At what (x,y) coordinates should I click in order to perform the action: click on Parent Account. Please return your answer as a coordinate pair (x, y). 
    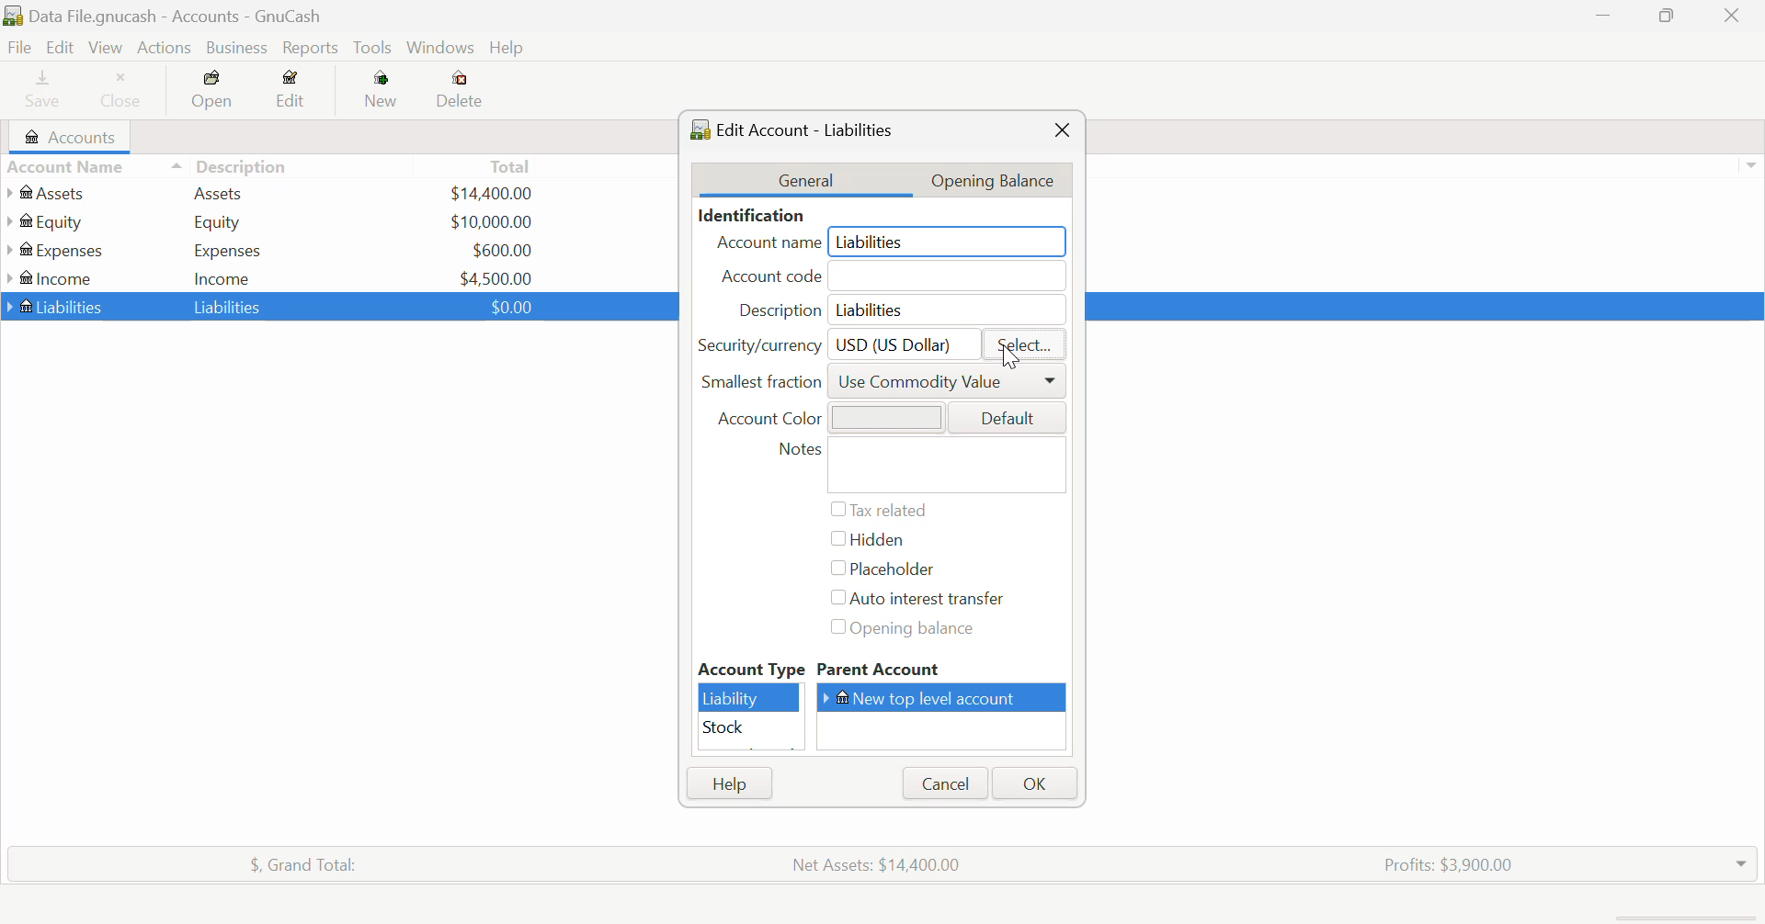
    Looking at the image, I should click on (944, 670).